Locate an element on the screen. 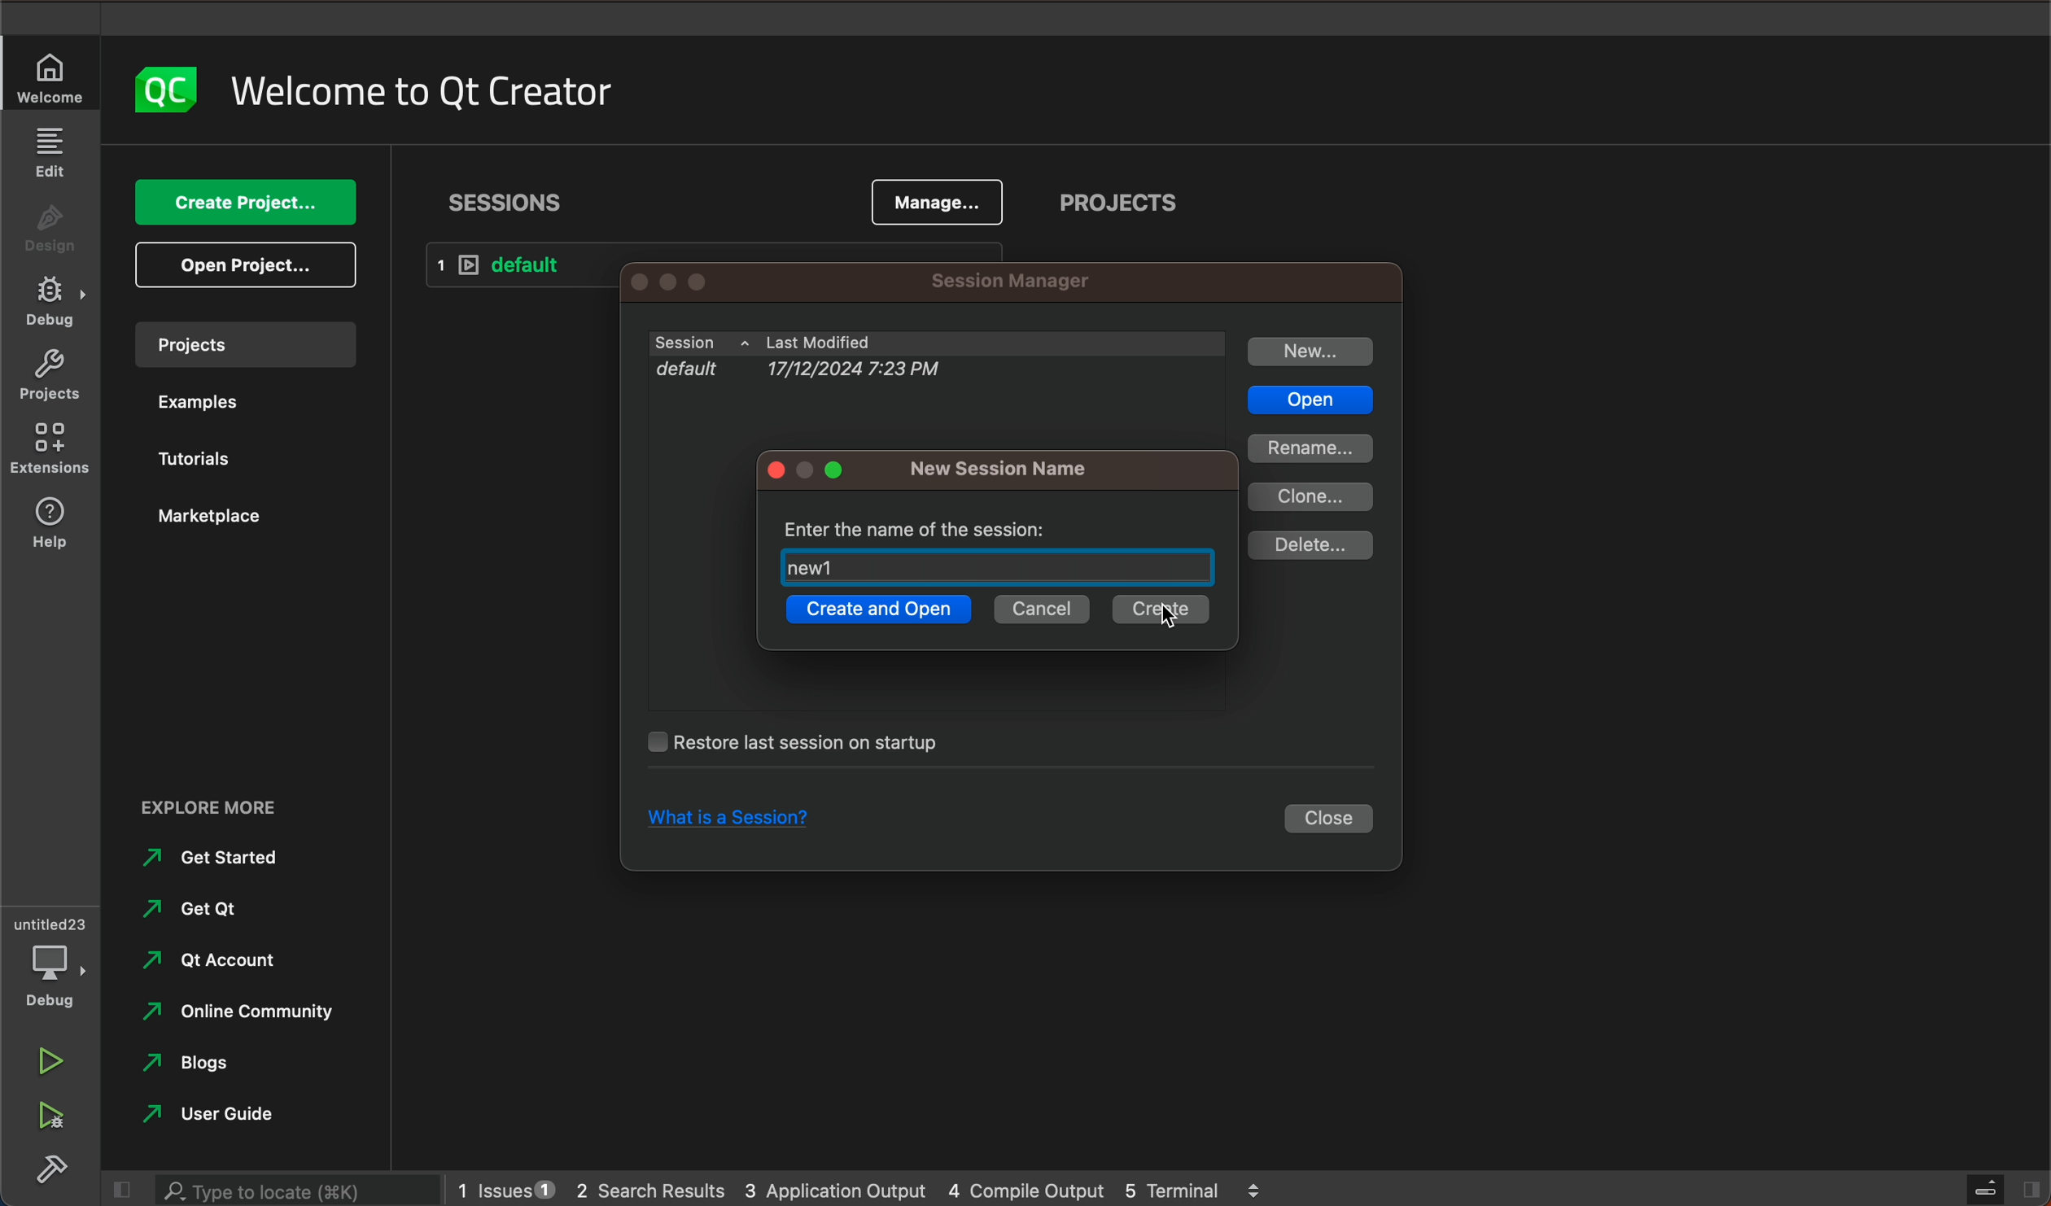  Project  is located at coordinates (49, 378).